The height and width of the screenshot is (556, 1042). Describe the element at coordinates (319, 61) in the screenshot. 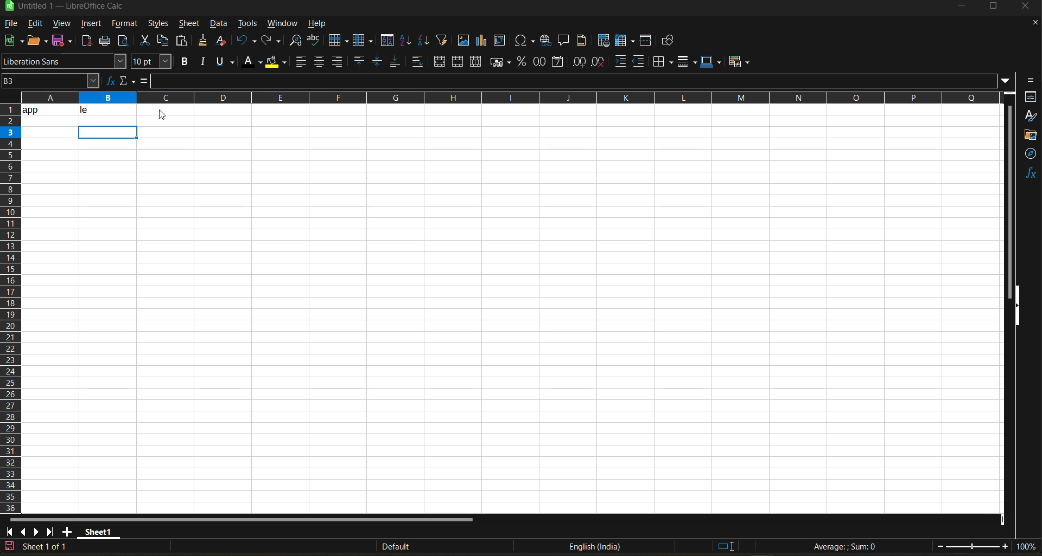

I see `align center` at that location.